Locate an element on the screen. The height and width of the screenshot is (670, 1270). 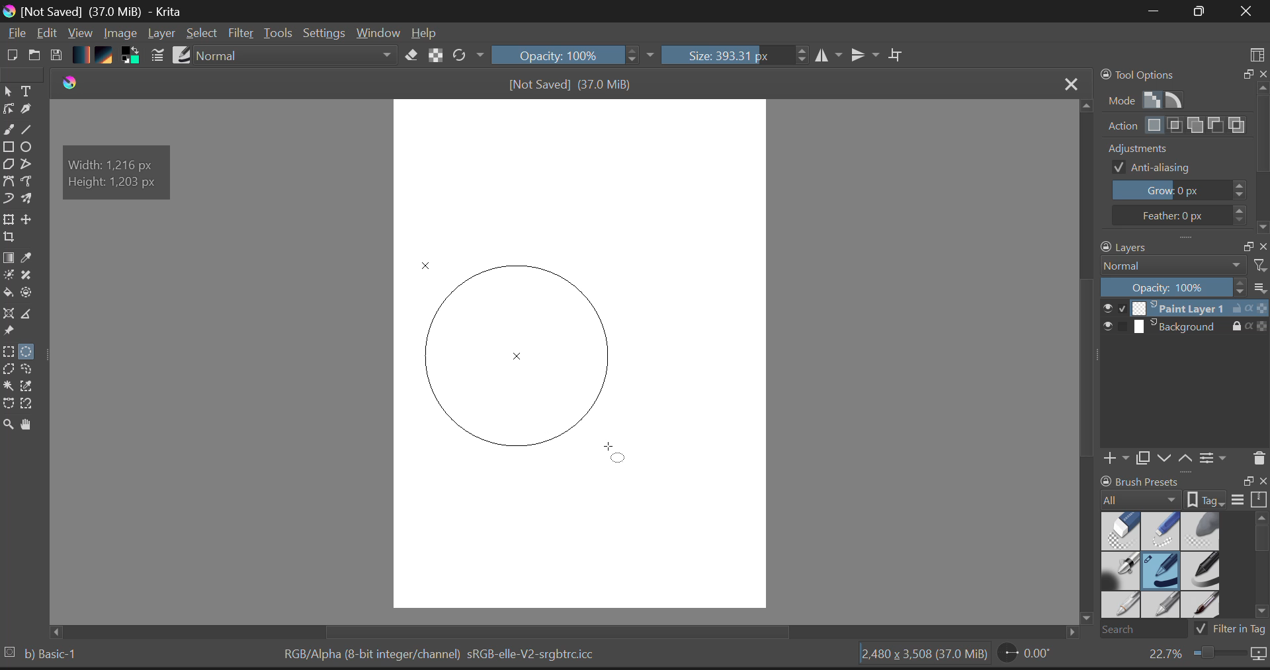
Pattern is located at coordinates (106, 56).